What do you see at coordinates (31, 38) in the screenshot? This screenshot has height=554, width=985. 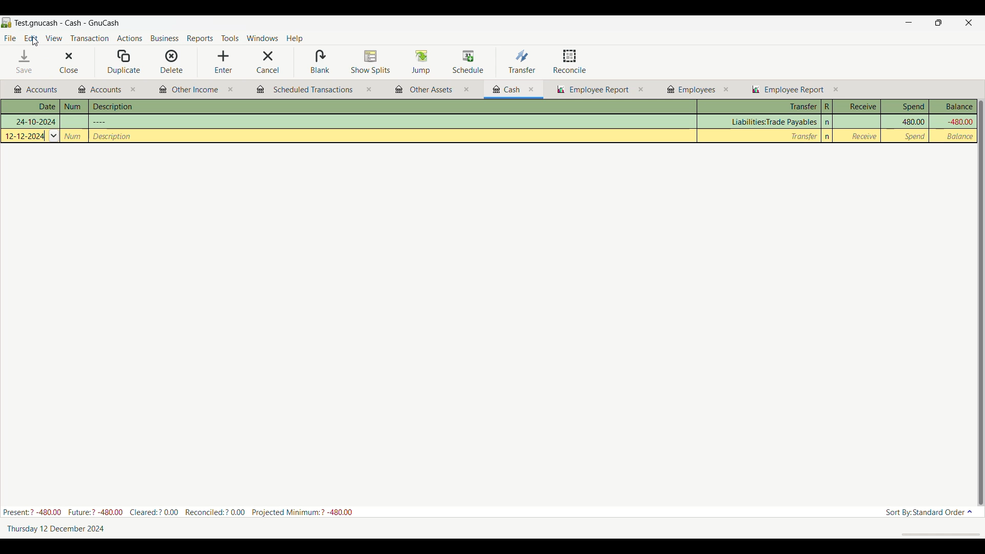 I see `Edit menu` at bounding box center [31, 38].